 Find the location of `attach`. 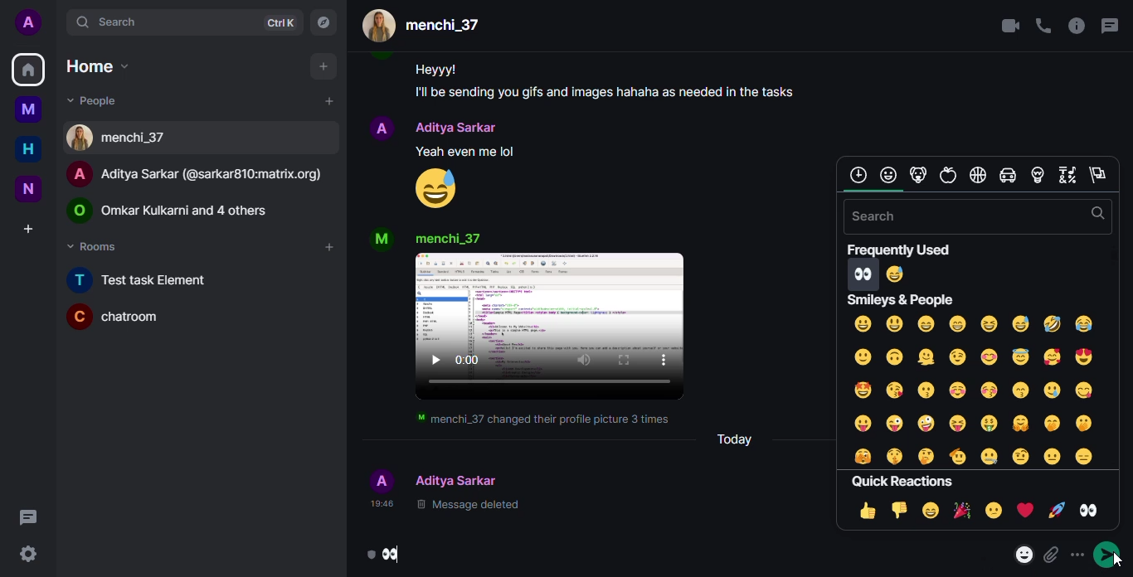

attach is located at coordinates (1054, 555).